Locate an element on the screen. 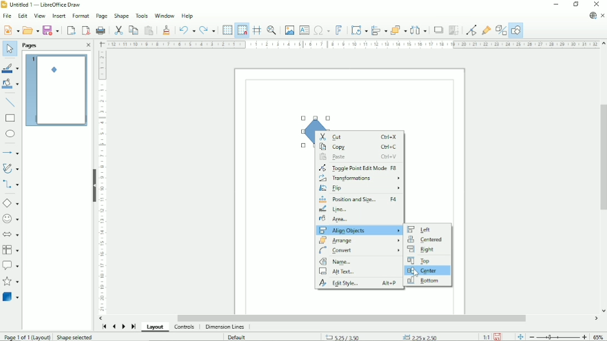 Image resolution: width=607 pixels, height=341 pixels. Arrange is located at coordinates (359, 240).